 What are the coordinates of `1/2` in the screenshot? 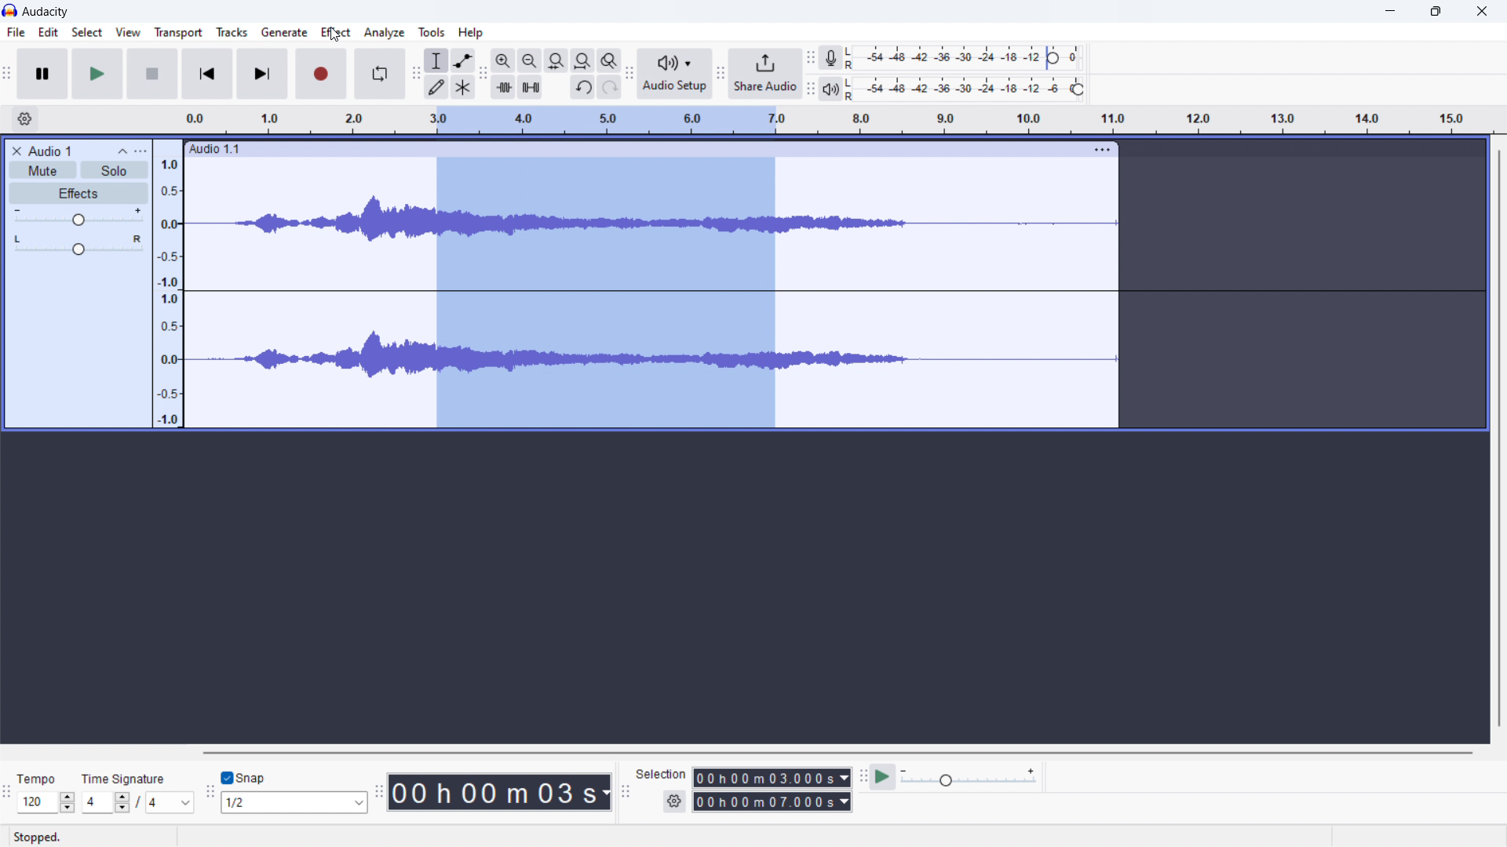 It's located at (296, 803).